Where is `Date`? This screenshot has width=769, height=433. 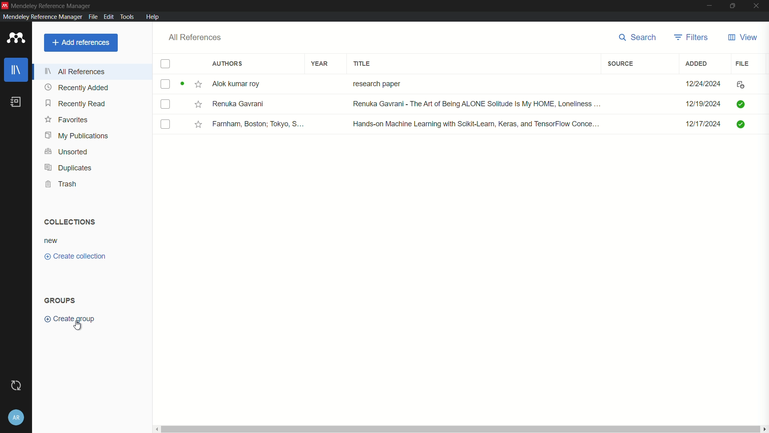 Date is located at coordinates (702, 104).